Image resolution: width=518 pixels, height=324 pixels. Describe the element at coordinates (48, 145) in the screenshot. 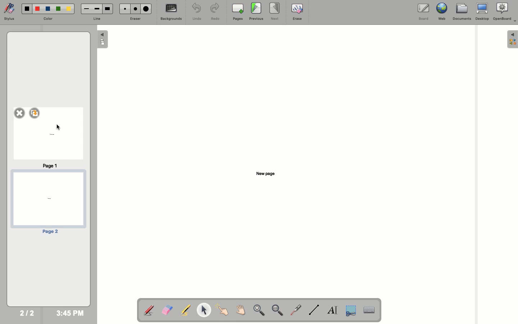

I see `Page 1` at that location.